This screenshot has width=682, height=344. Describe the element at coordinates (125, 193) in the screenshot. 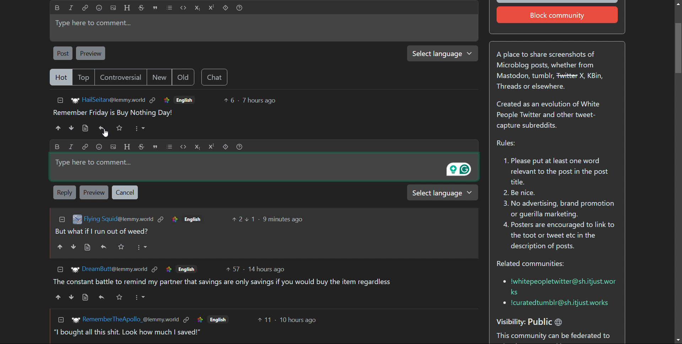

I see `cancel` at that location.